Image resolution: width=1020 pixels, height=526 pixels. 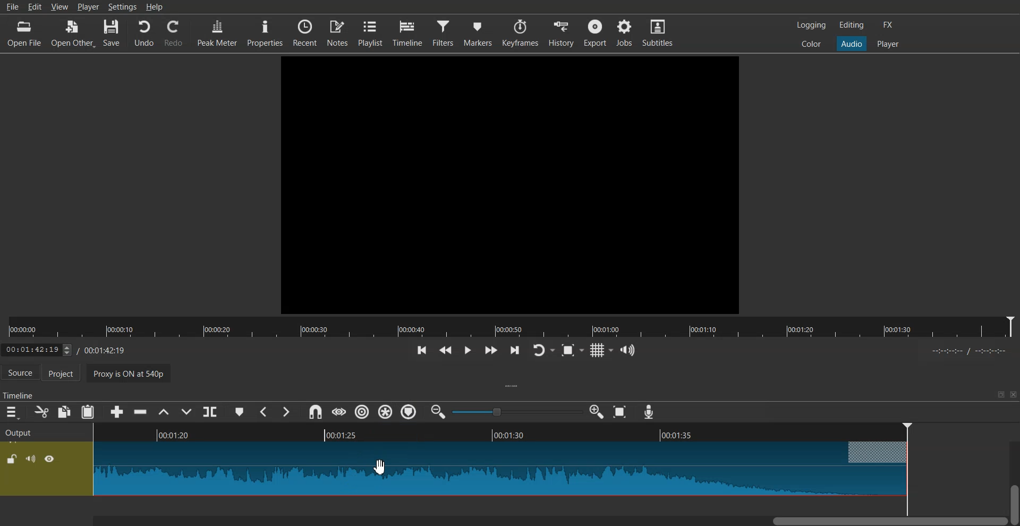 I want to click on Peak Meter, so click(x=217, y=32).